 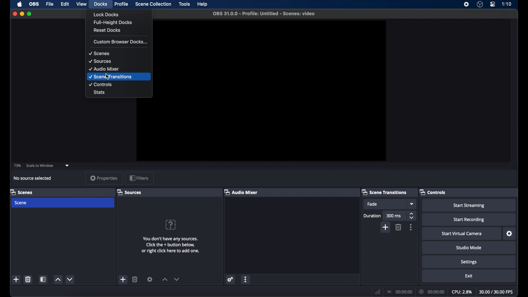 I want to click on apple icon, so click(x=20, y=4).